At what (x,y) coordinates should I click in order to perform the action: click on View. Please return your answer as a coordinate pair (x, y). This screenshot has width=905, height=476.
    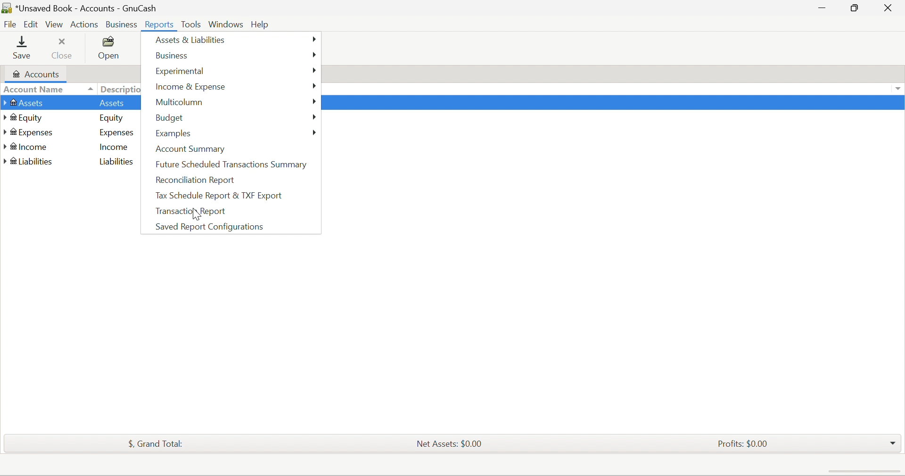
    Looking at the image, I should click on (56, 25).